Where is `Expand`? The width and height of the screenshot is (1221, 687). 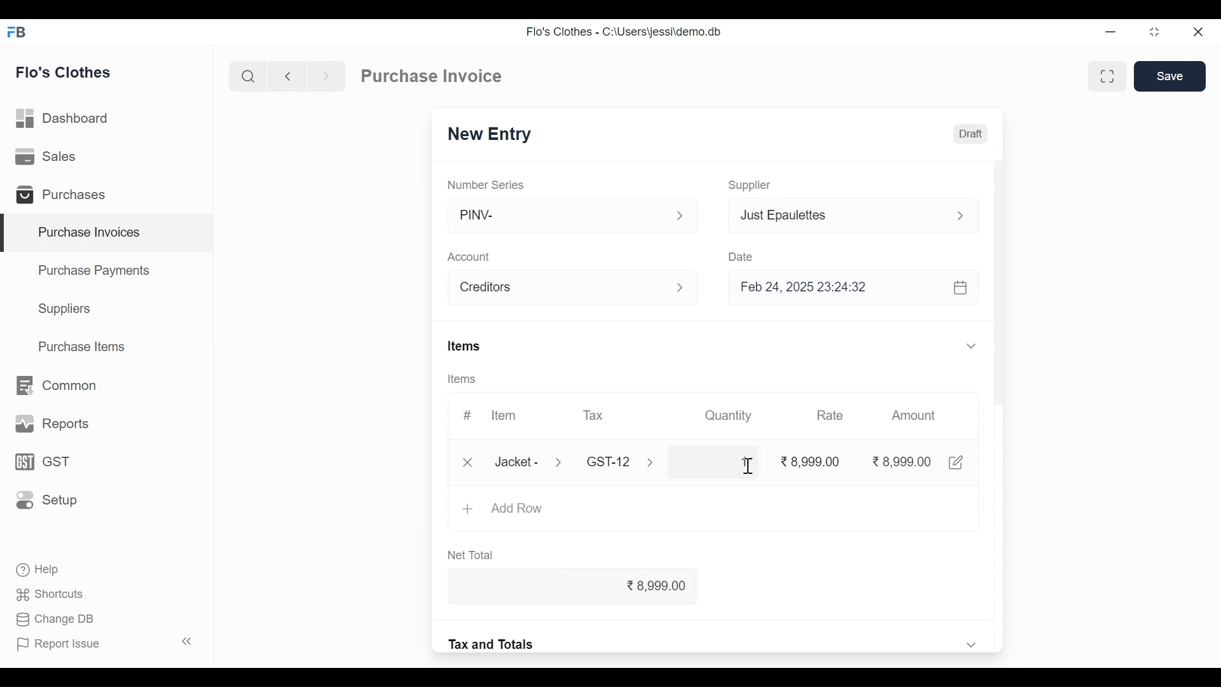
Expand is located at coordinates (685, 289).